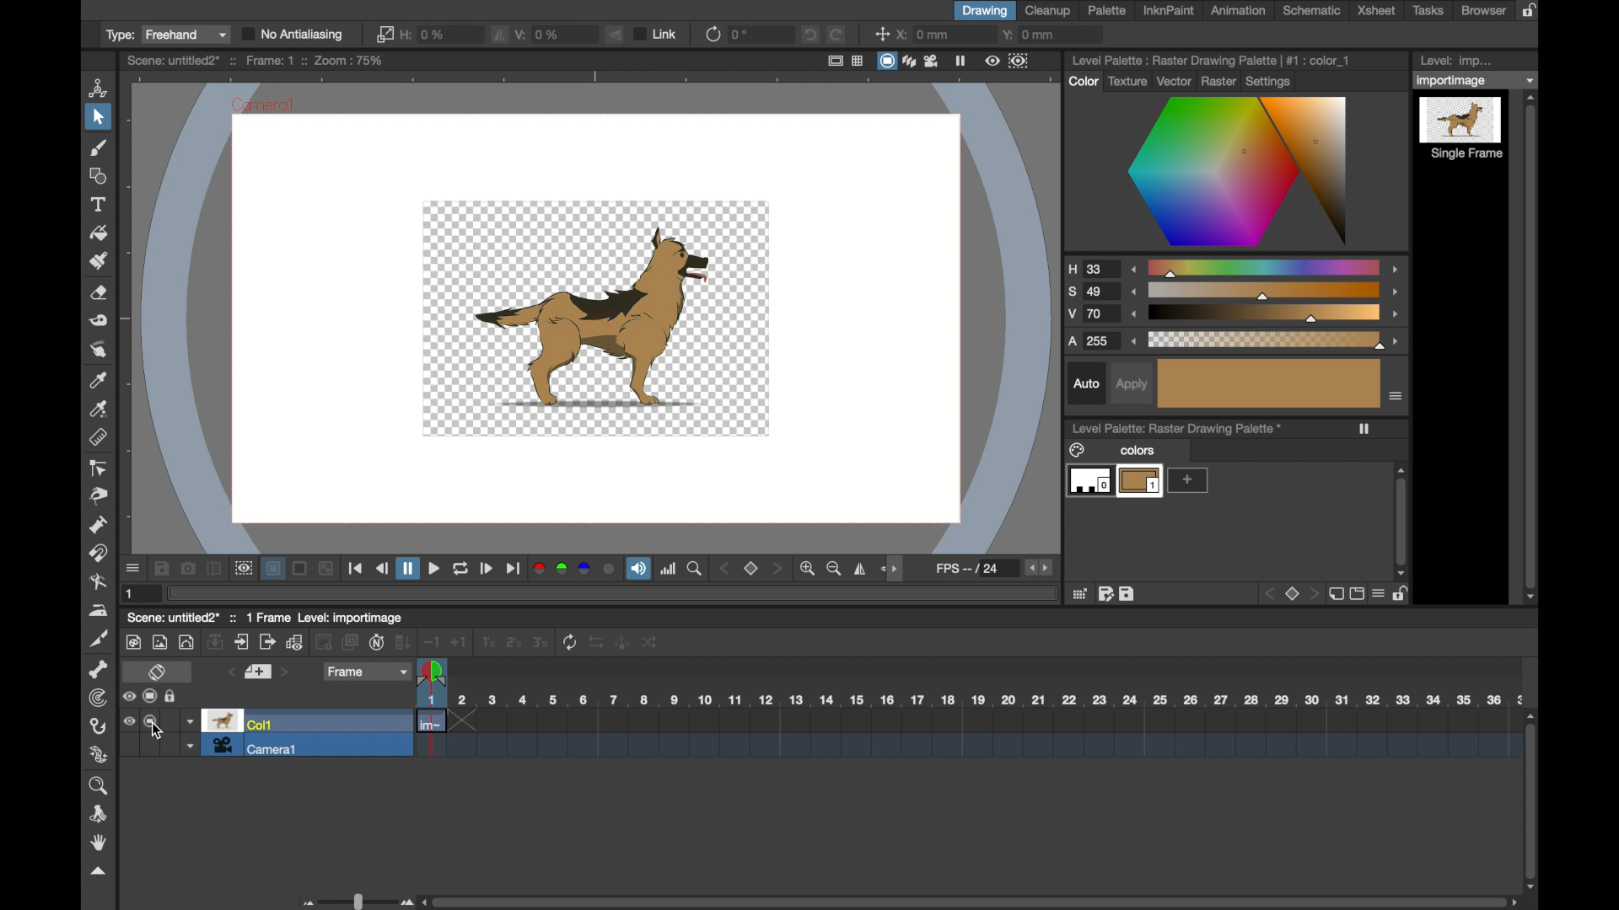 The width and height of the screenshot is (1619, 910). I want to click on cutter tool, so click(100, 638).